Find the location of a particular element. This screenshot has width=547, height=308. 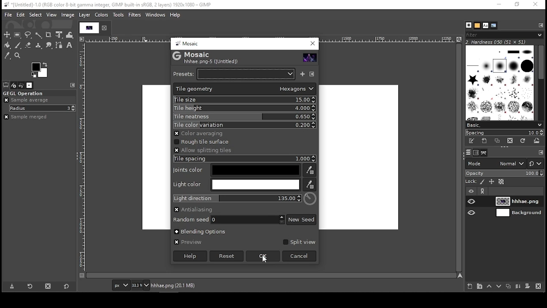

minimize is located at coordinates (500, 5).